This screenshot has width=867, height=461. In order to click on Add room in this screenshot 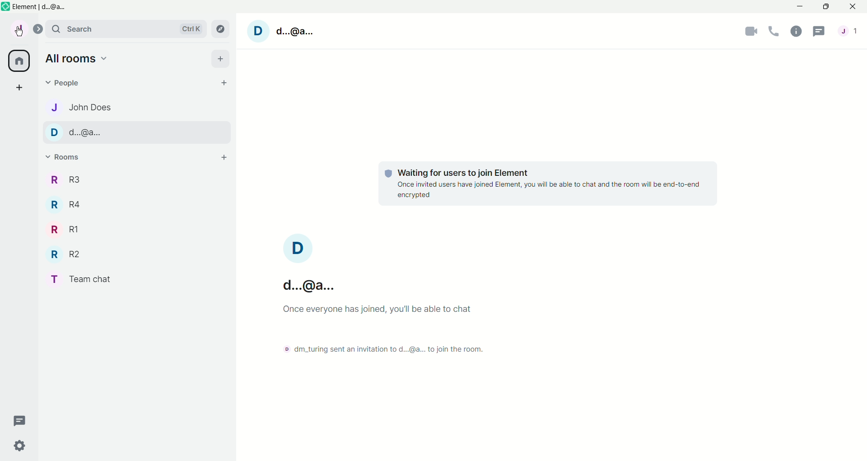, I will do `click(224, 157)`.